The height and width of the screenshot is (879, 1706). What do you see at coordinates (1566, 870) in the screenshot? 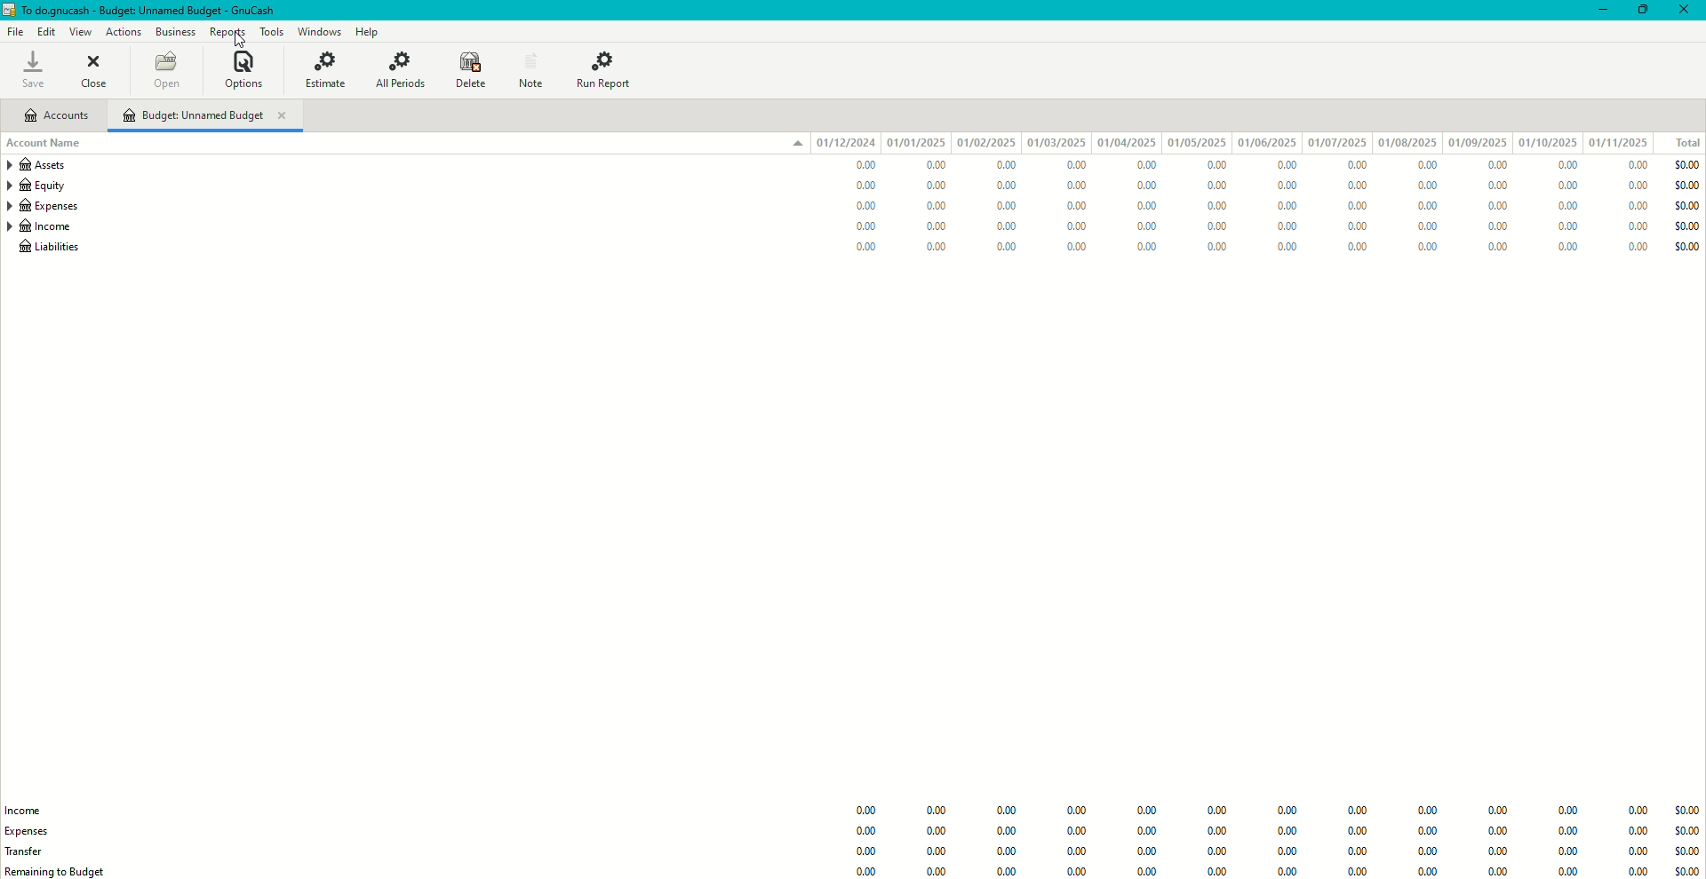
I see `0.00` at bounding box center [1566, 870].